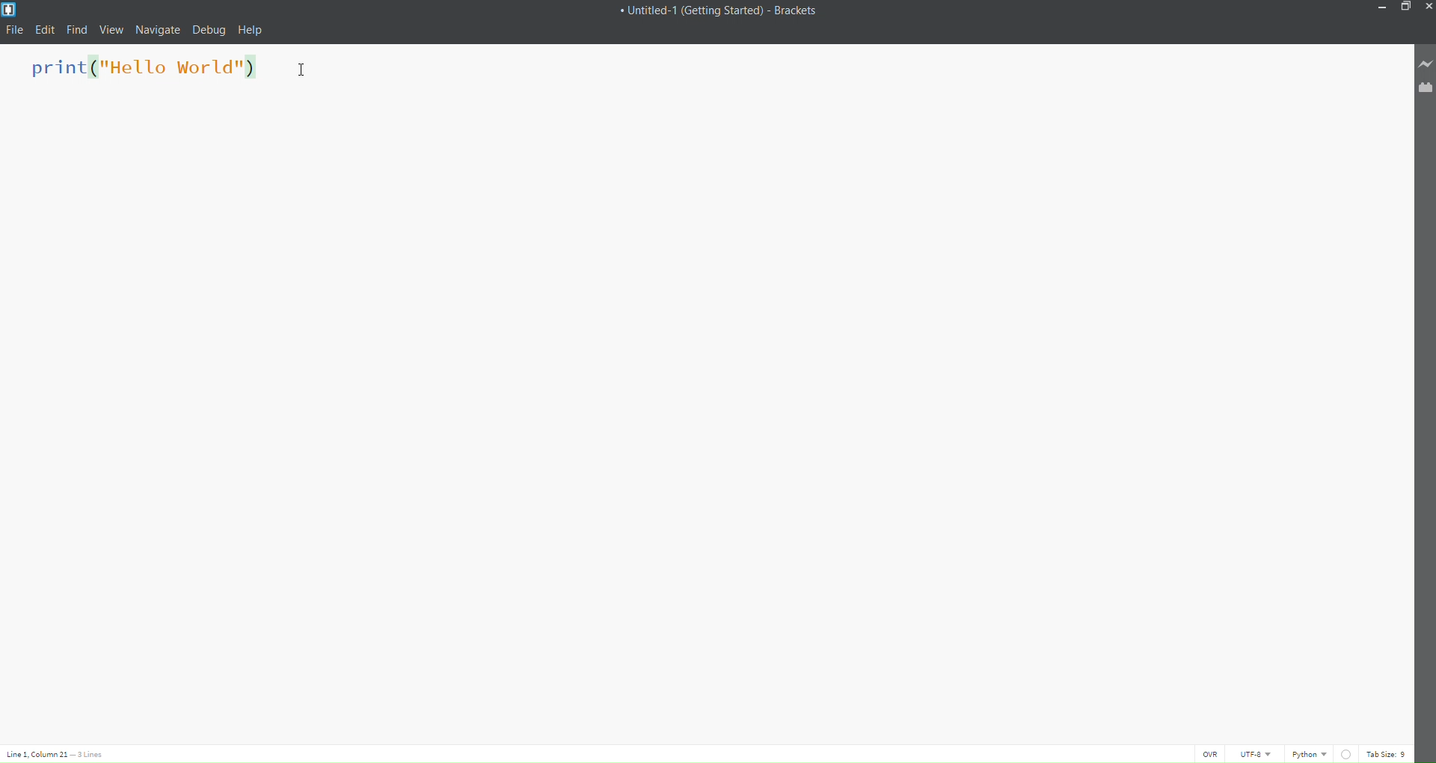 This screenshot has height=763, width=1436. What do you see at coordinates (156, 30) in the screenshot?
I see `navigate` at bounding box center [156, 30].